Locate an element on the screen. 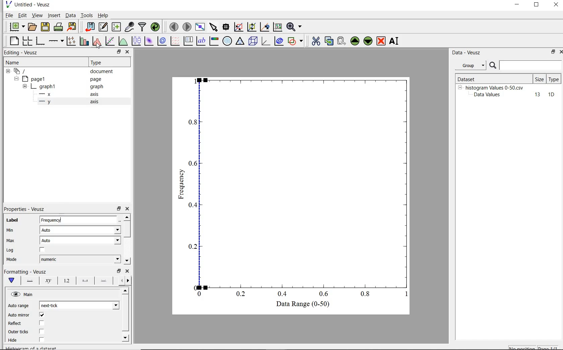  cursor is located at coordinates (98, 46).